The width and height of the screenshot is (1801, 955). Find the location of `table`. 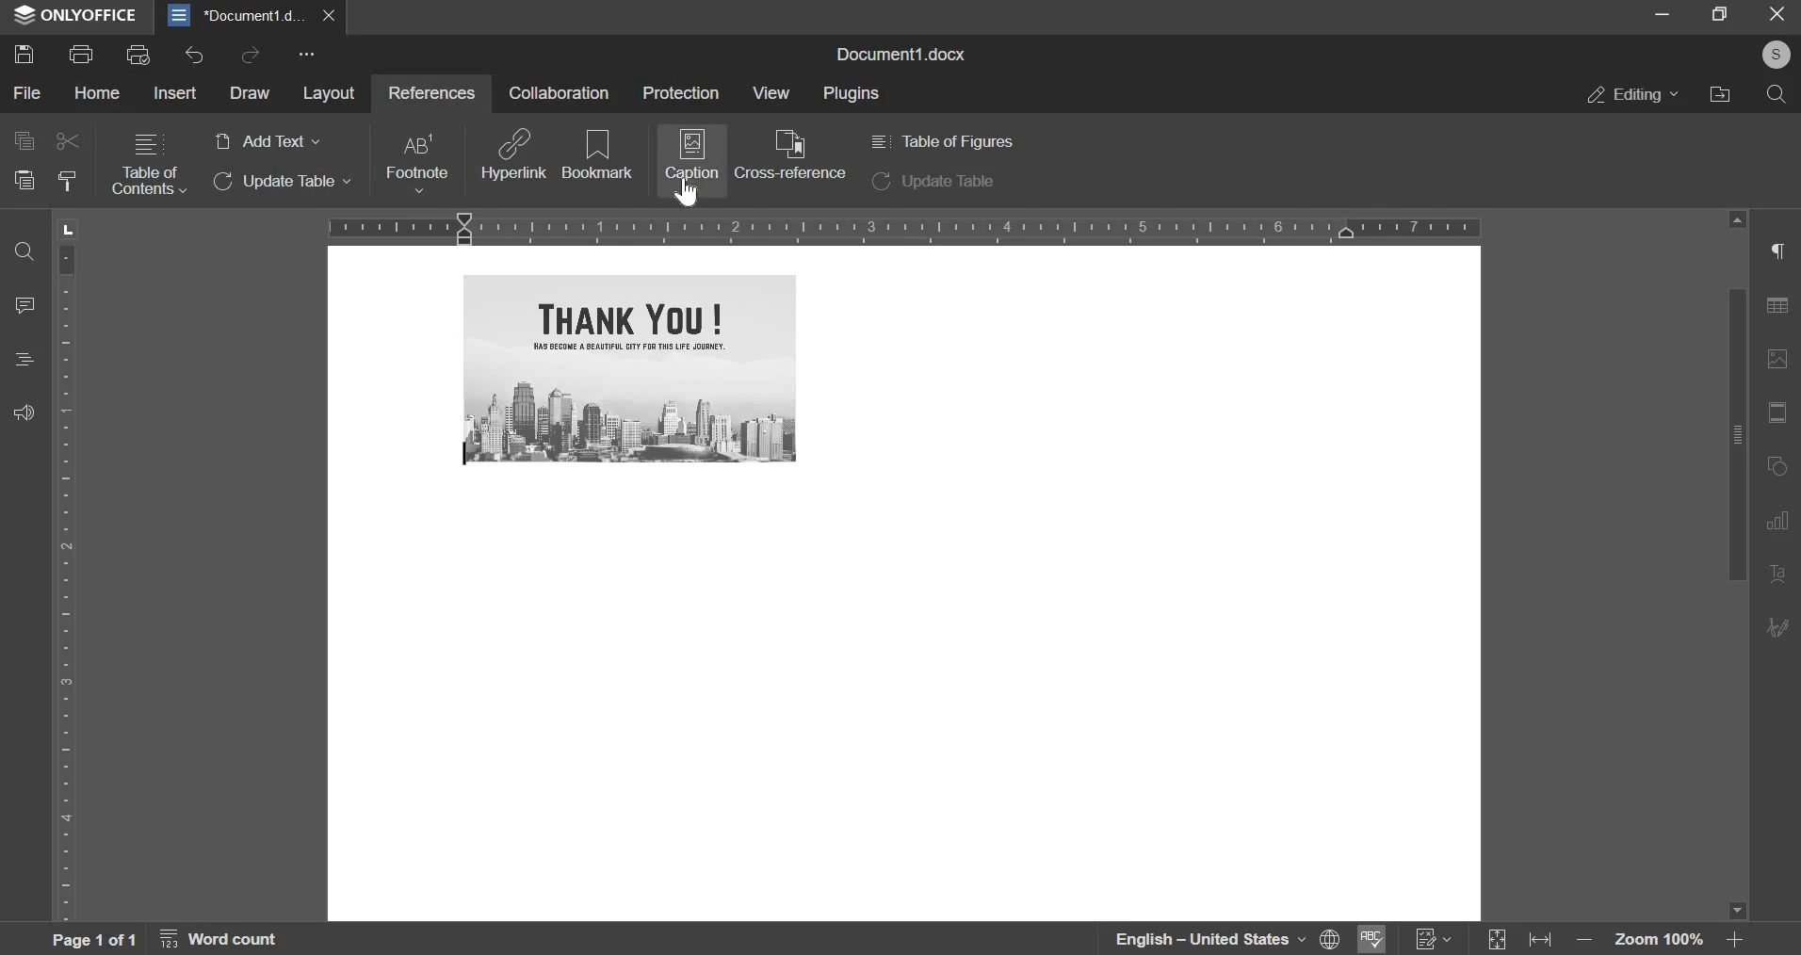

table is located at coordinates (1783, 310).